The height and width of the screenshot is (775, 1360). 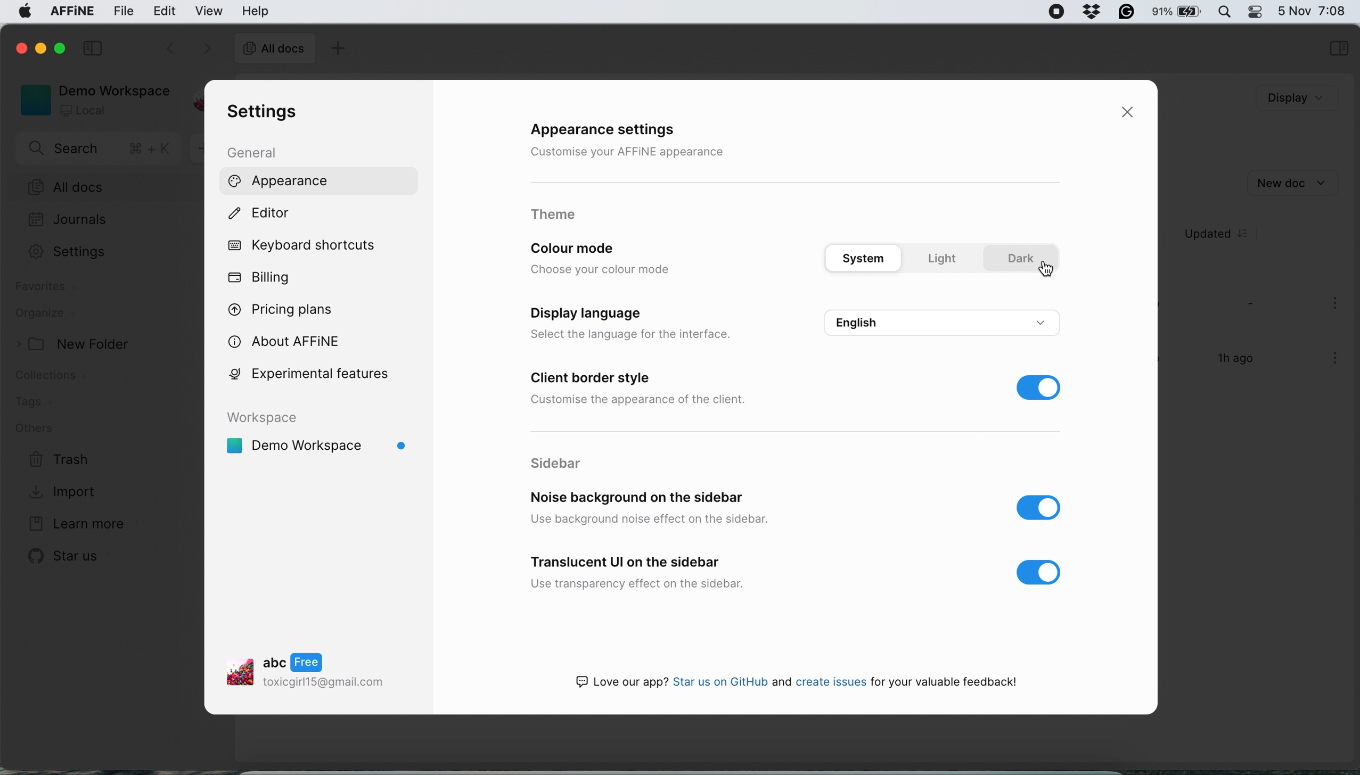 I want to click on edit, so click(x=168, y=10).